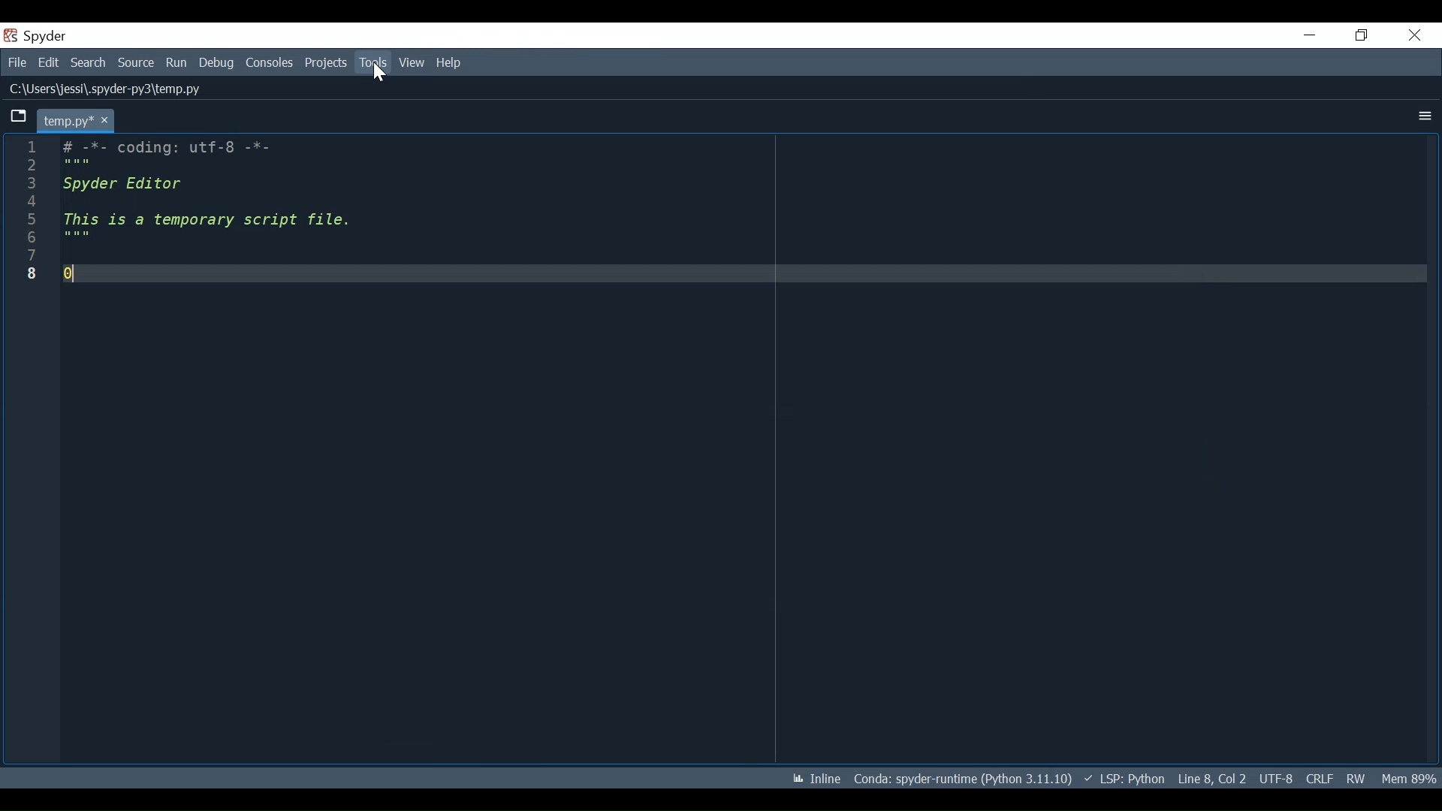 The width and height of the screenshot is (1442, 811). I want to click on Conda Environment Indicator, so click(963, 776).